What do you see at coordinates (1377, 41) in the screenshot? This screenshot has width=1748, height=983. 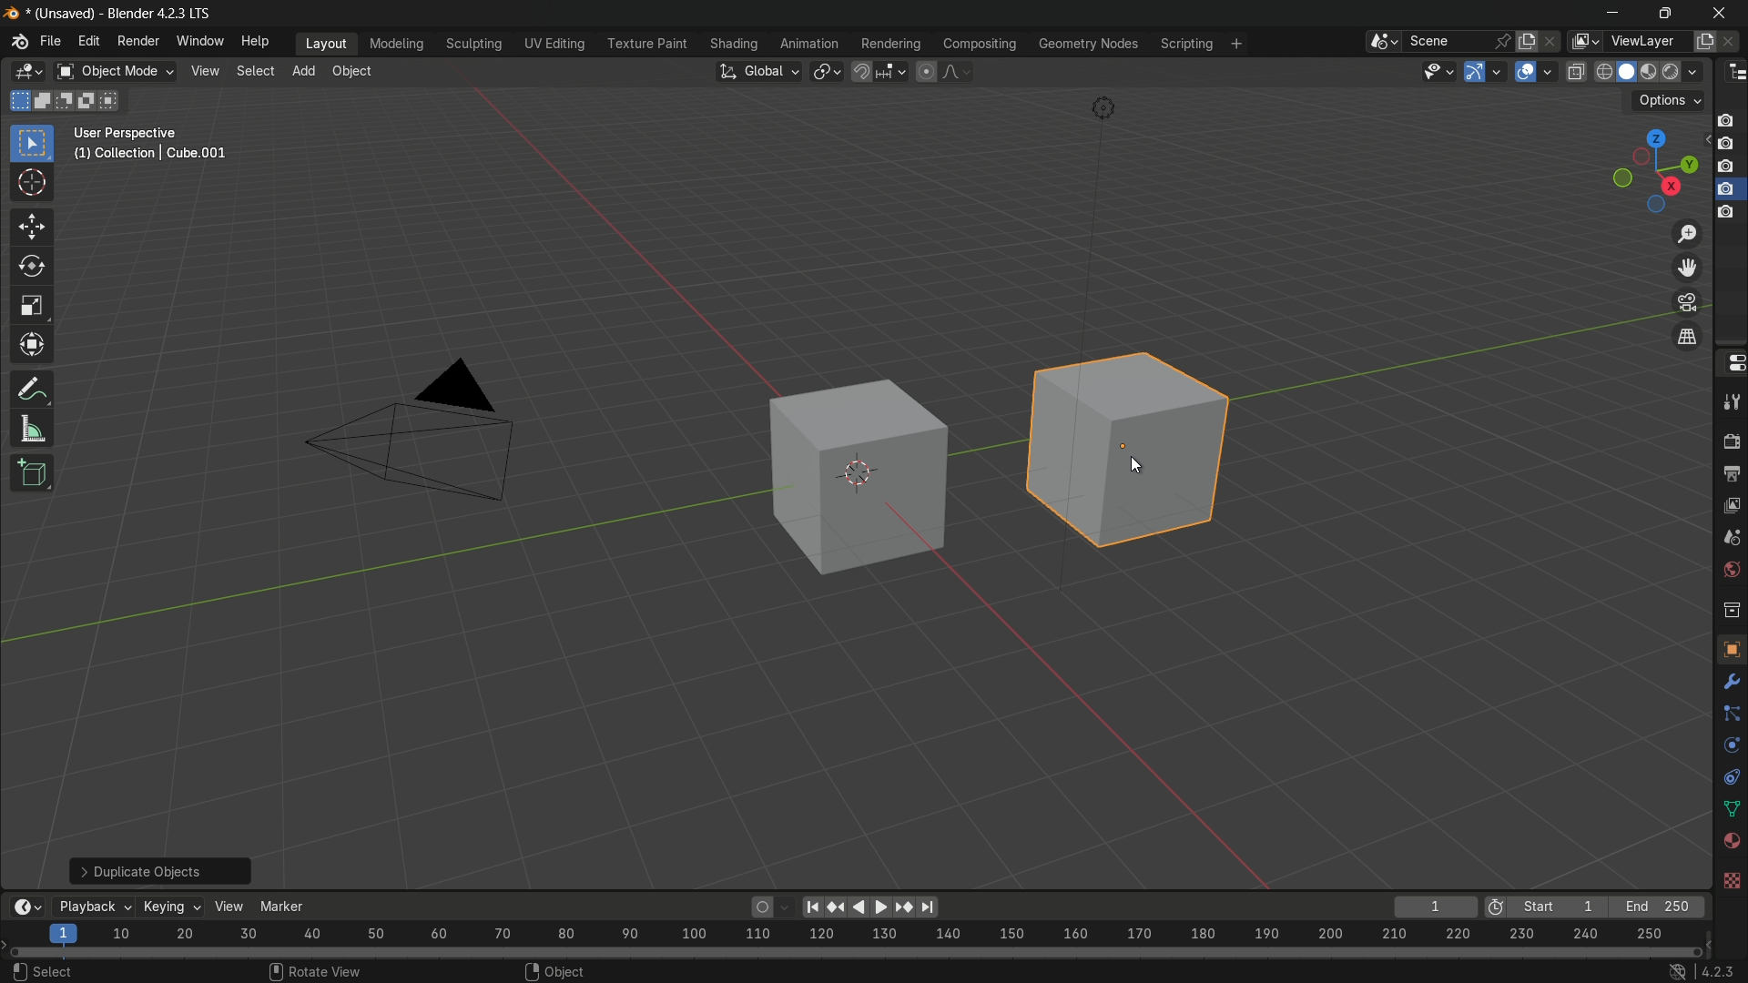 I see `link browse scene` at bounding box center [1377, 41].